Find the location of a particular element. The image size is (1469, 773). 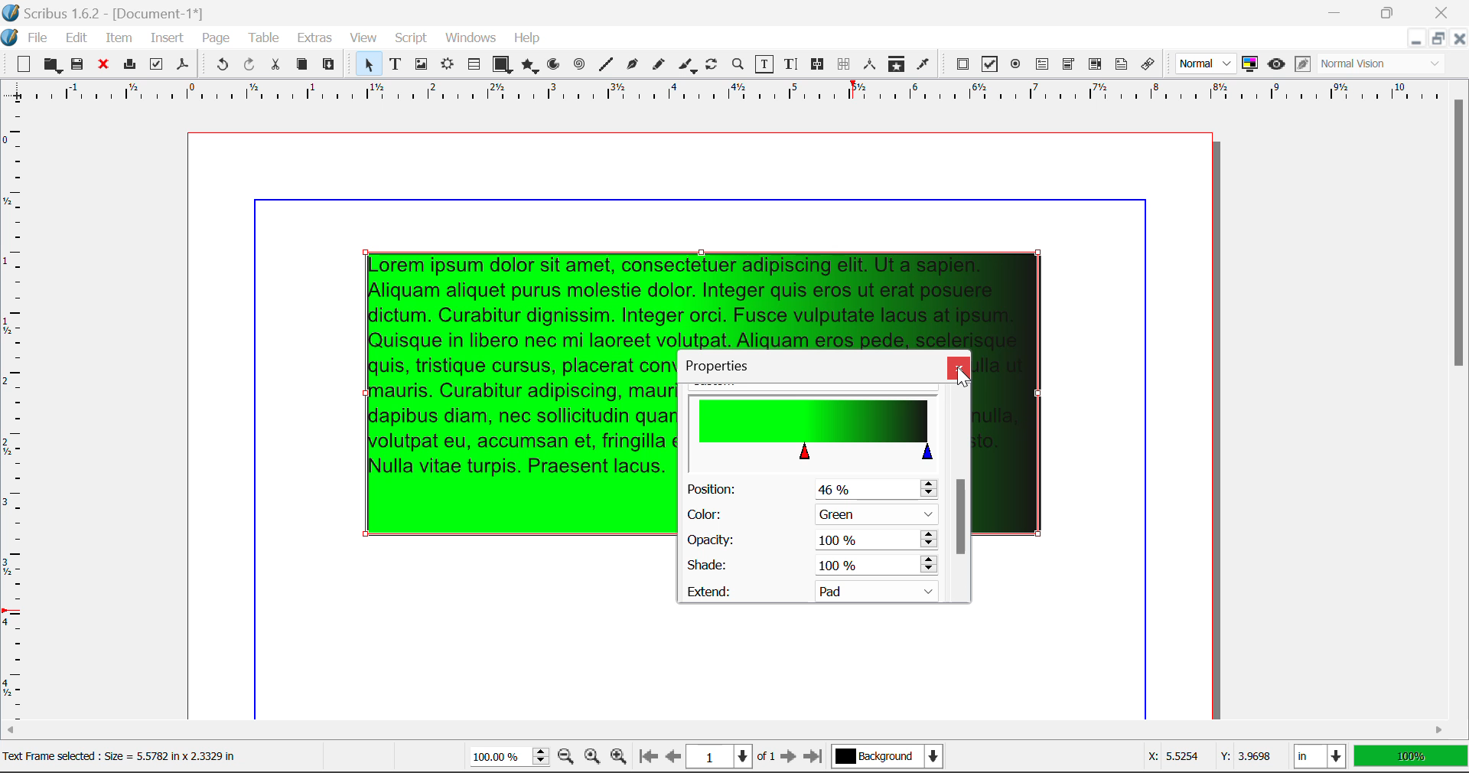

Print is located at coordinates (129, 64).